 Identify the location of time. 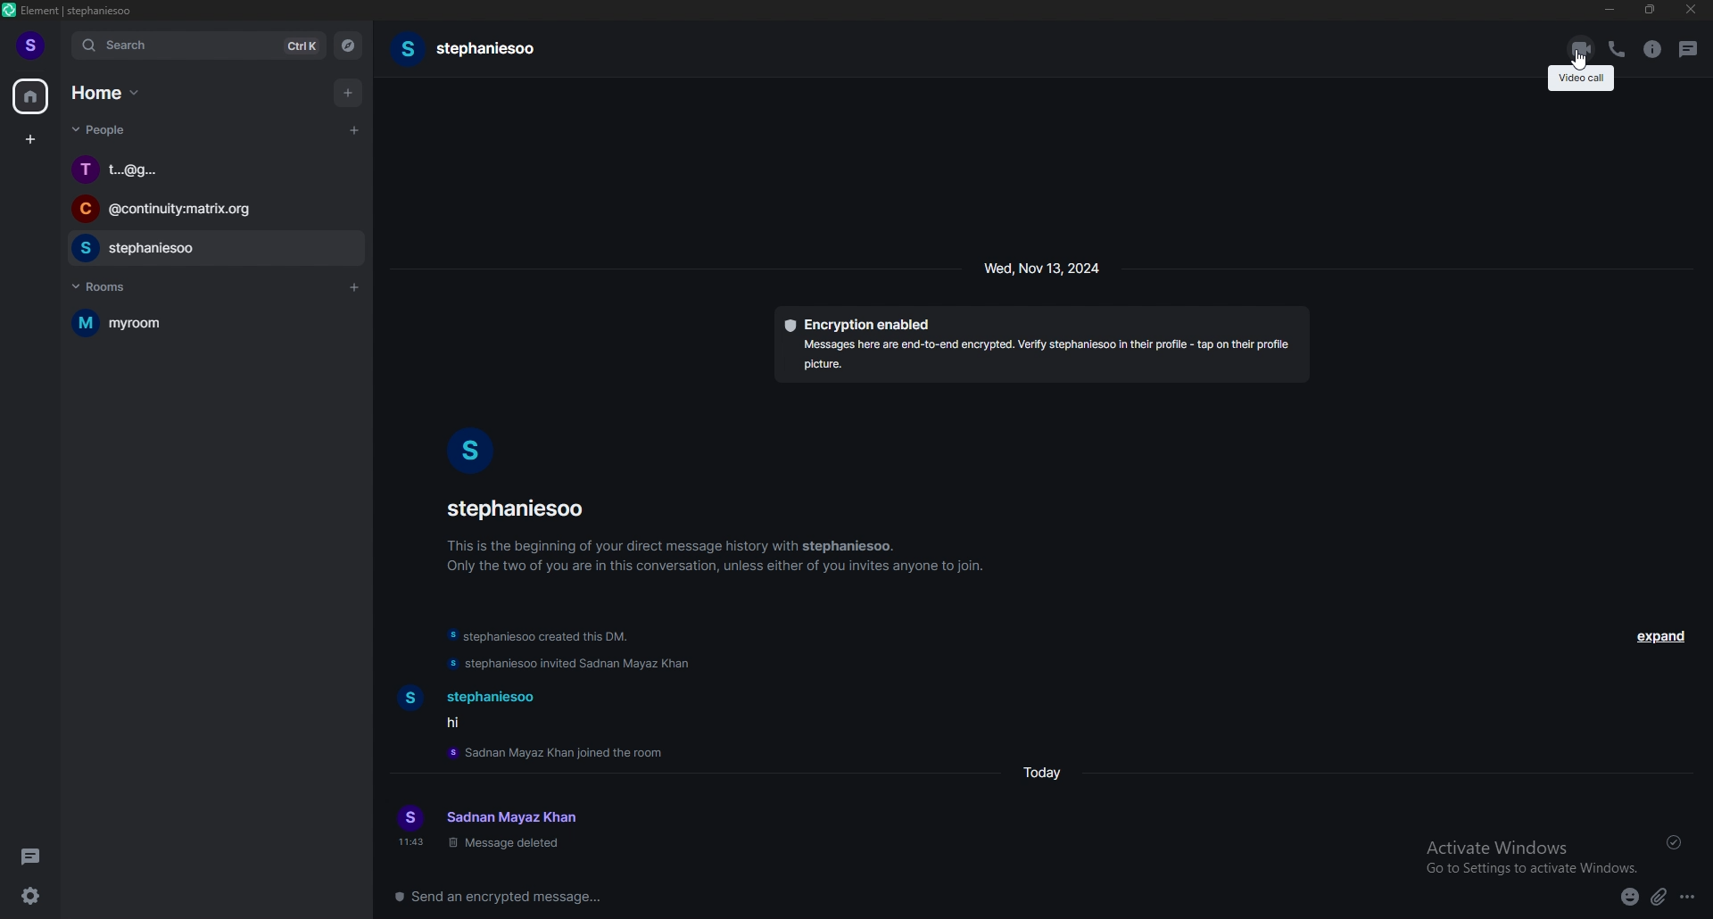
(408, 840).